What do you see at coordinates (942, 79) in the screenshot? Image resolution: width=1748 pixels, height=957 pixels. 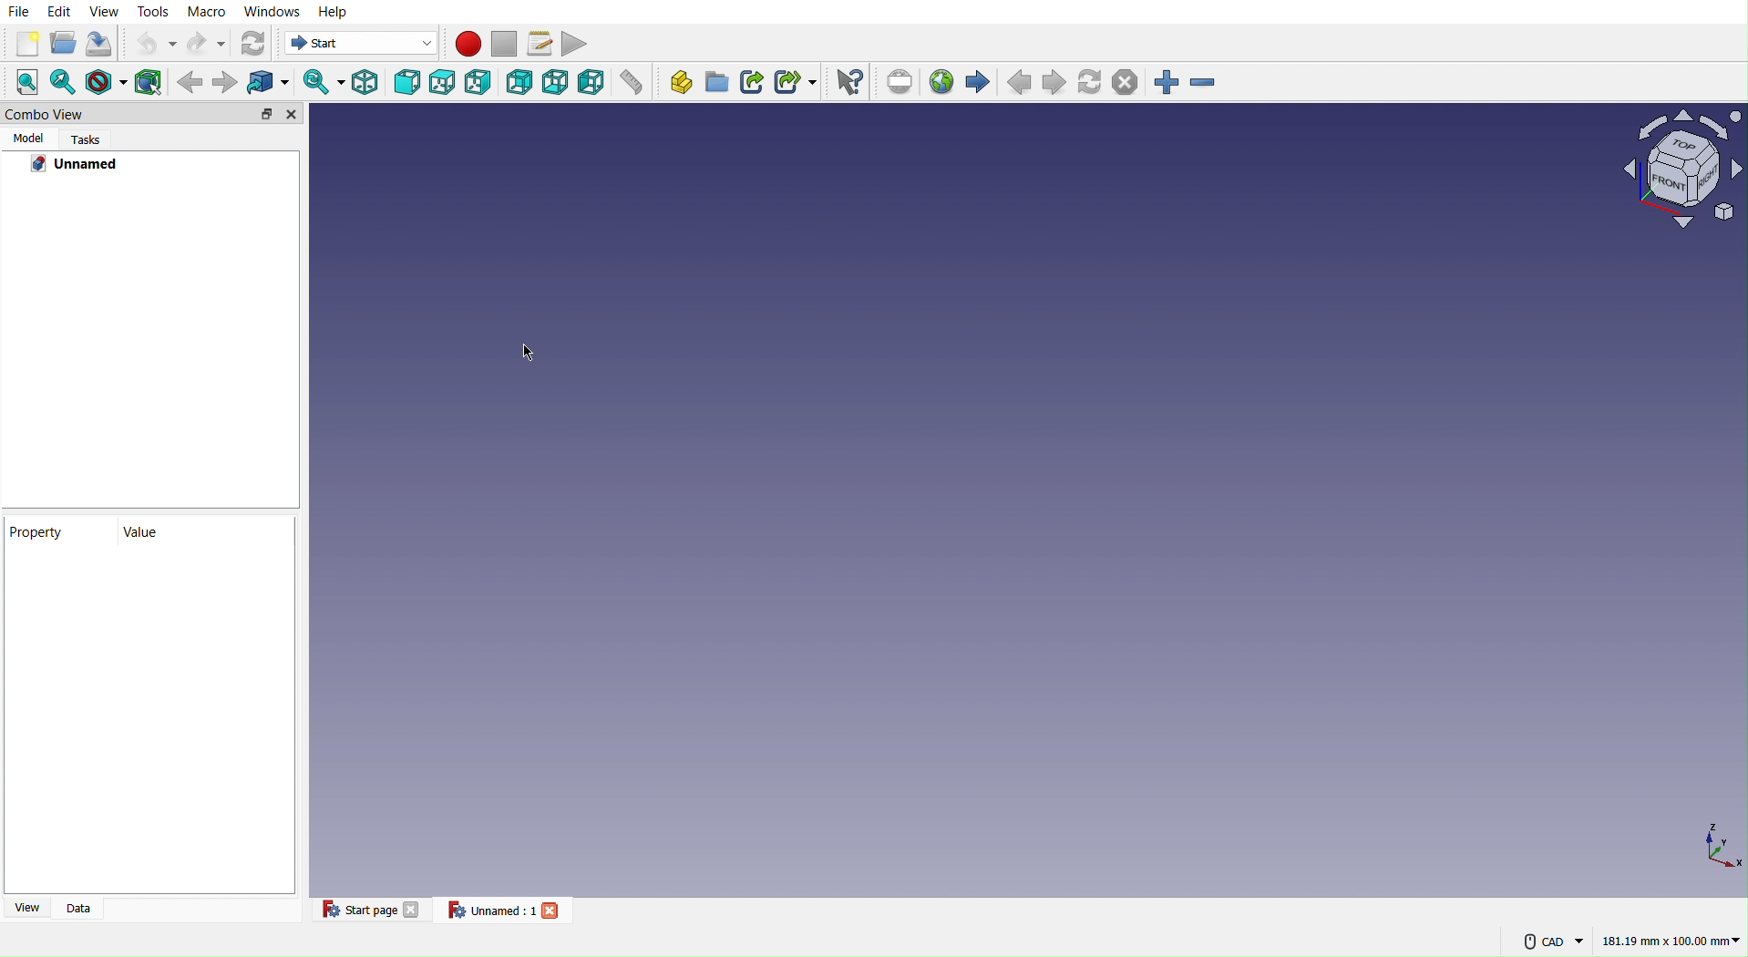 I see `Opens a website in FreeCAD` at bounding box center [942, 79].